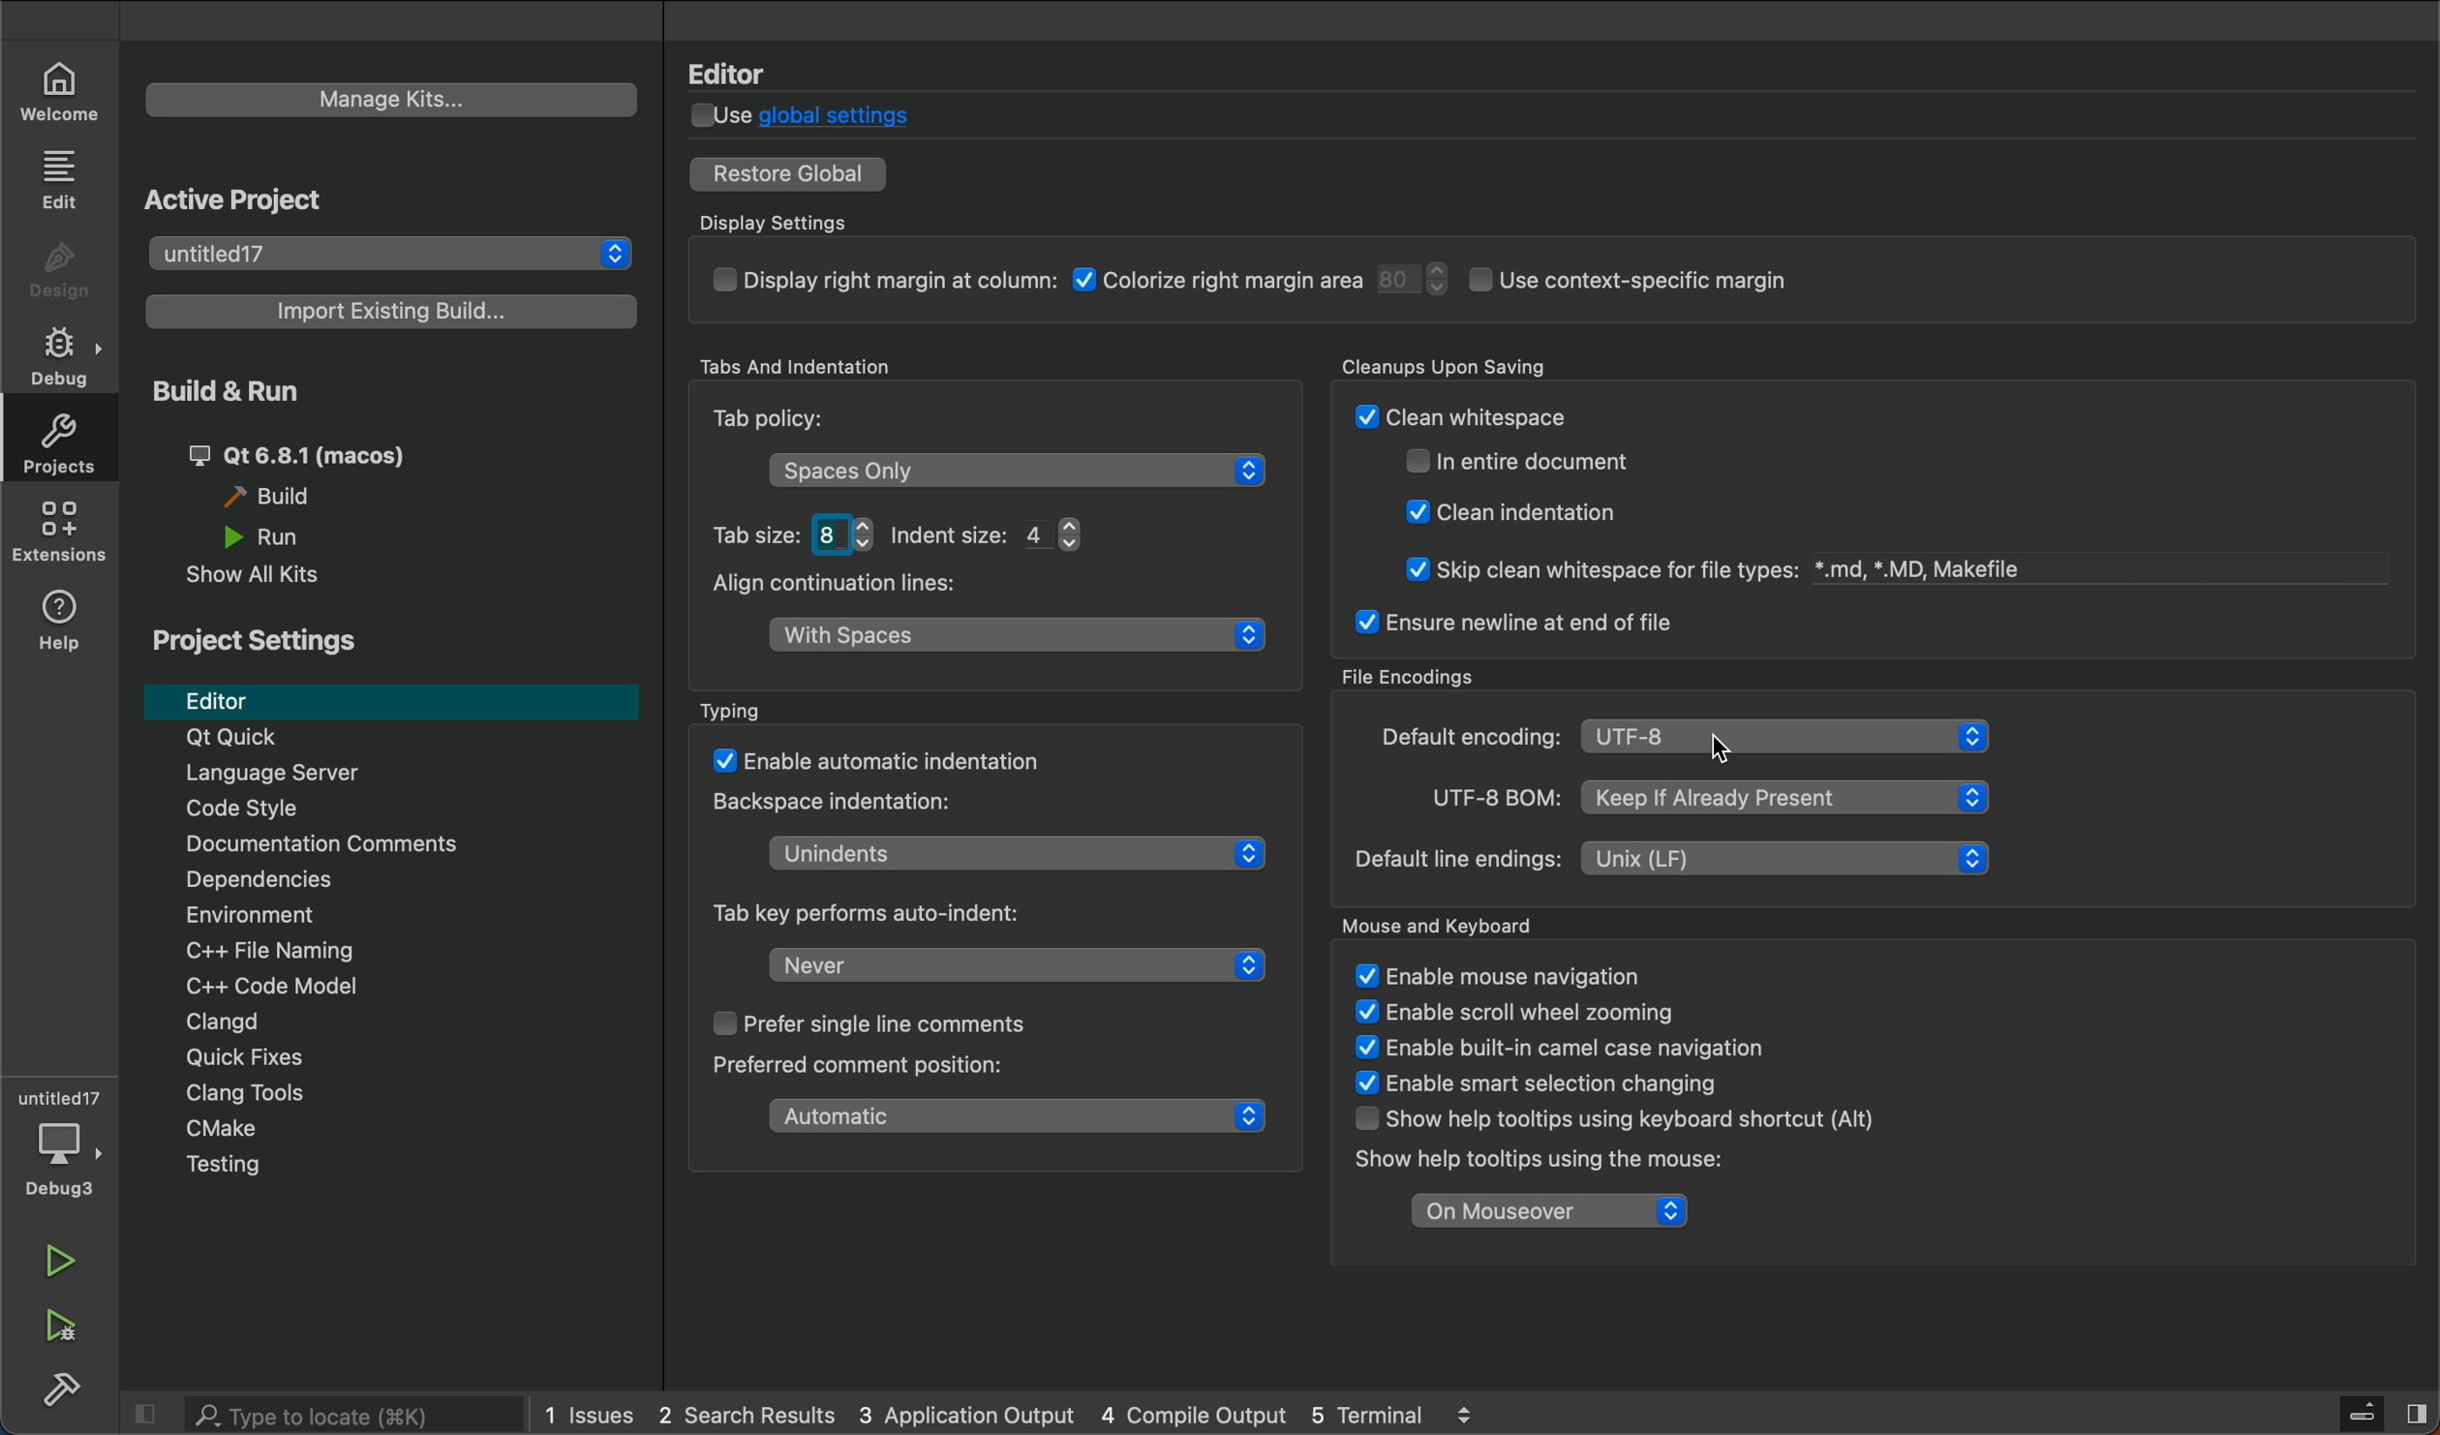 The image size is (2440, 1435). What do you see at coordinates (386, 739) in the screenshot?
I see `Qt Quick` at bounding box center [386, 739].